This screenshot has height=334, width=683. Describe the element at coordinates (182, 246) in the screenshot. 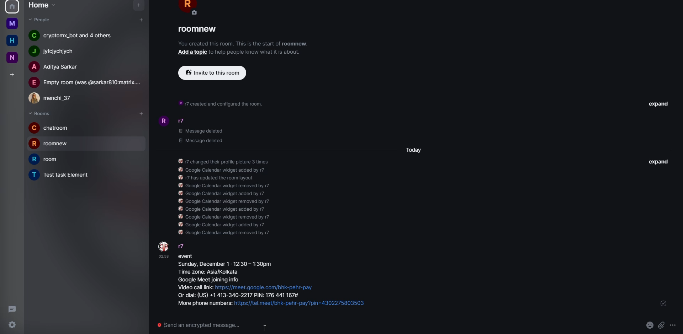

I see `r7` at that location.